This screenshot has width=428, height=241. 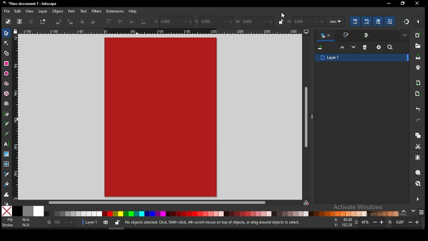 I want to click on print, so click(x=418, y=68).